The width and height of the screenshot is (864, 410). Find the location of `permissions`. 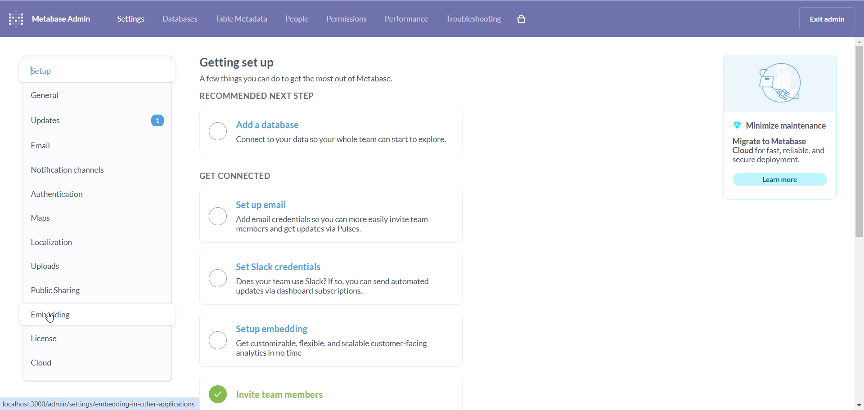

permissions is located at coordinates (345, 19).